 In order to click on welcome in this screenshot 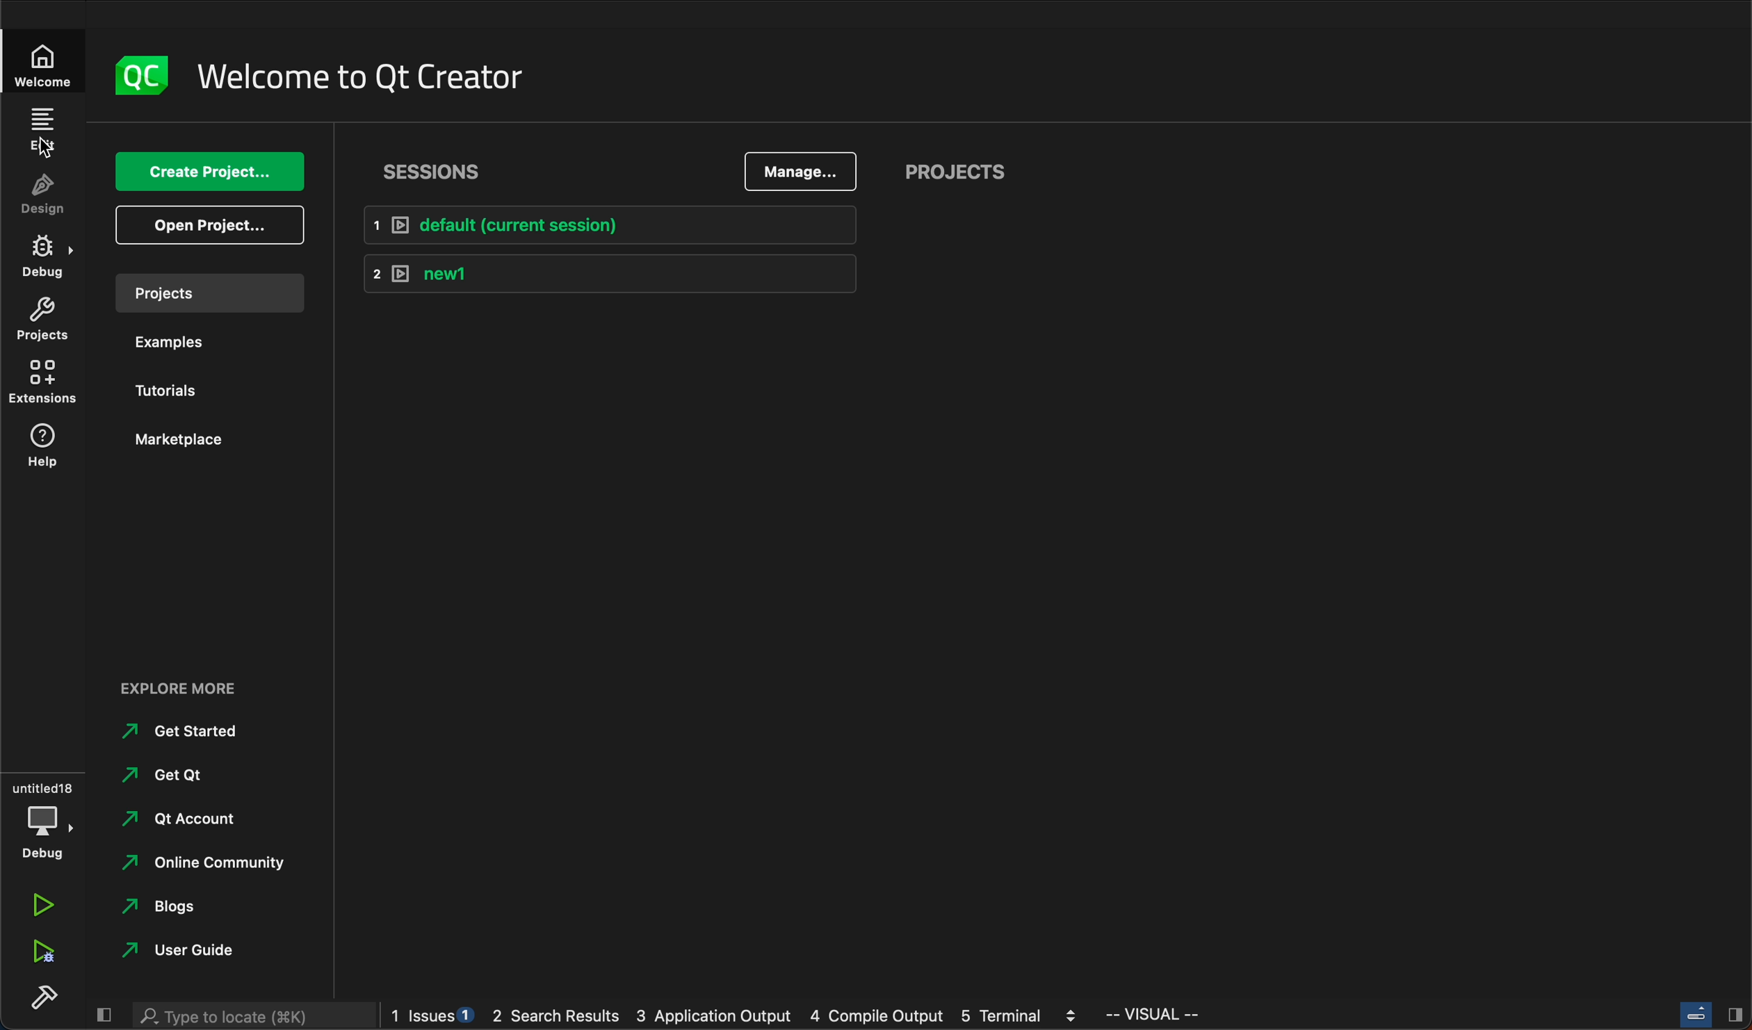, I will do `click(44, 64)`.